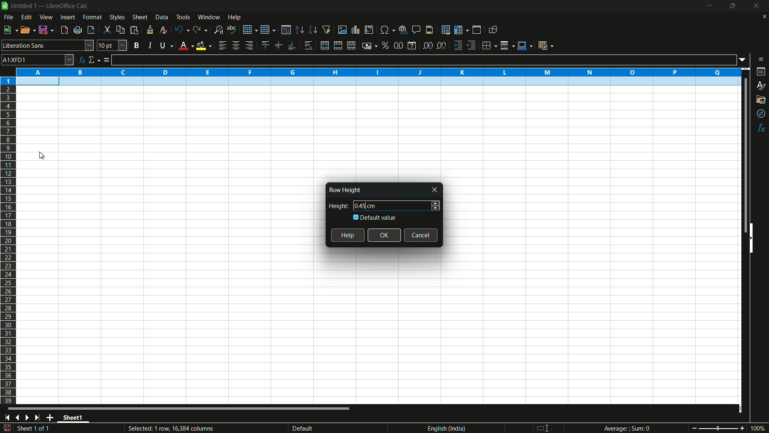 The height and width of the screenshot is (433, 769). What do you see at coordinates (761, 71) in the screenshot?
I see `properties` at bounding box center [761, 71].